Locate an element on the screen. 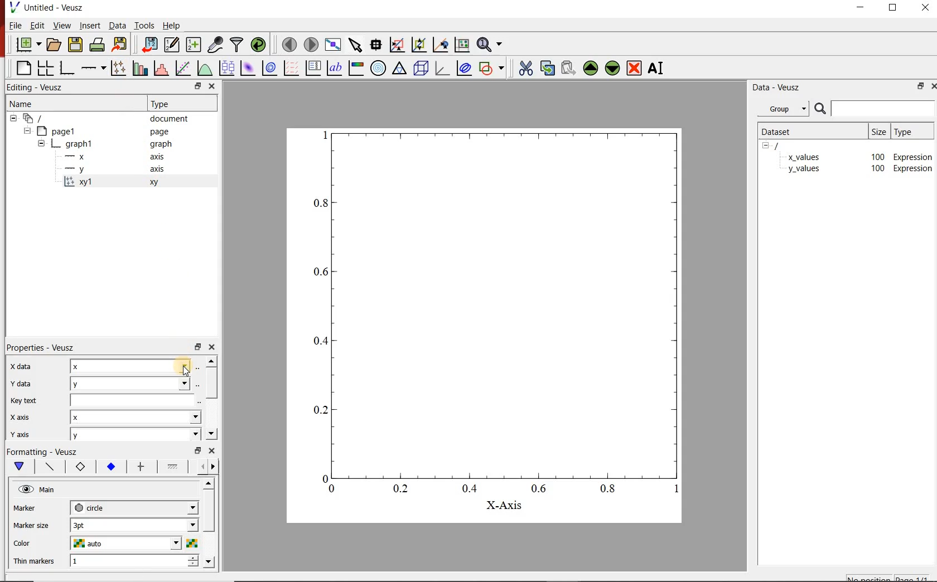  zoom functions menu is located at coordinates (490, 46).